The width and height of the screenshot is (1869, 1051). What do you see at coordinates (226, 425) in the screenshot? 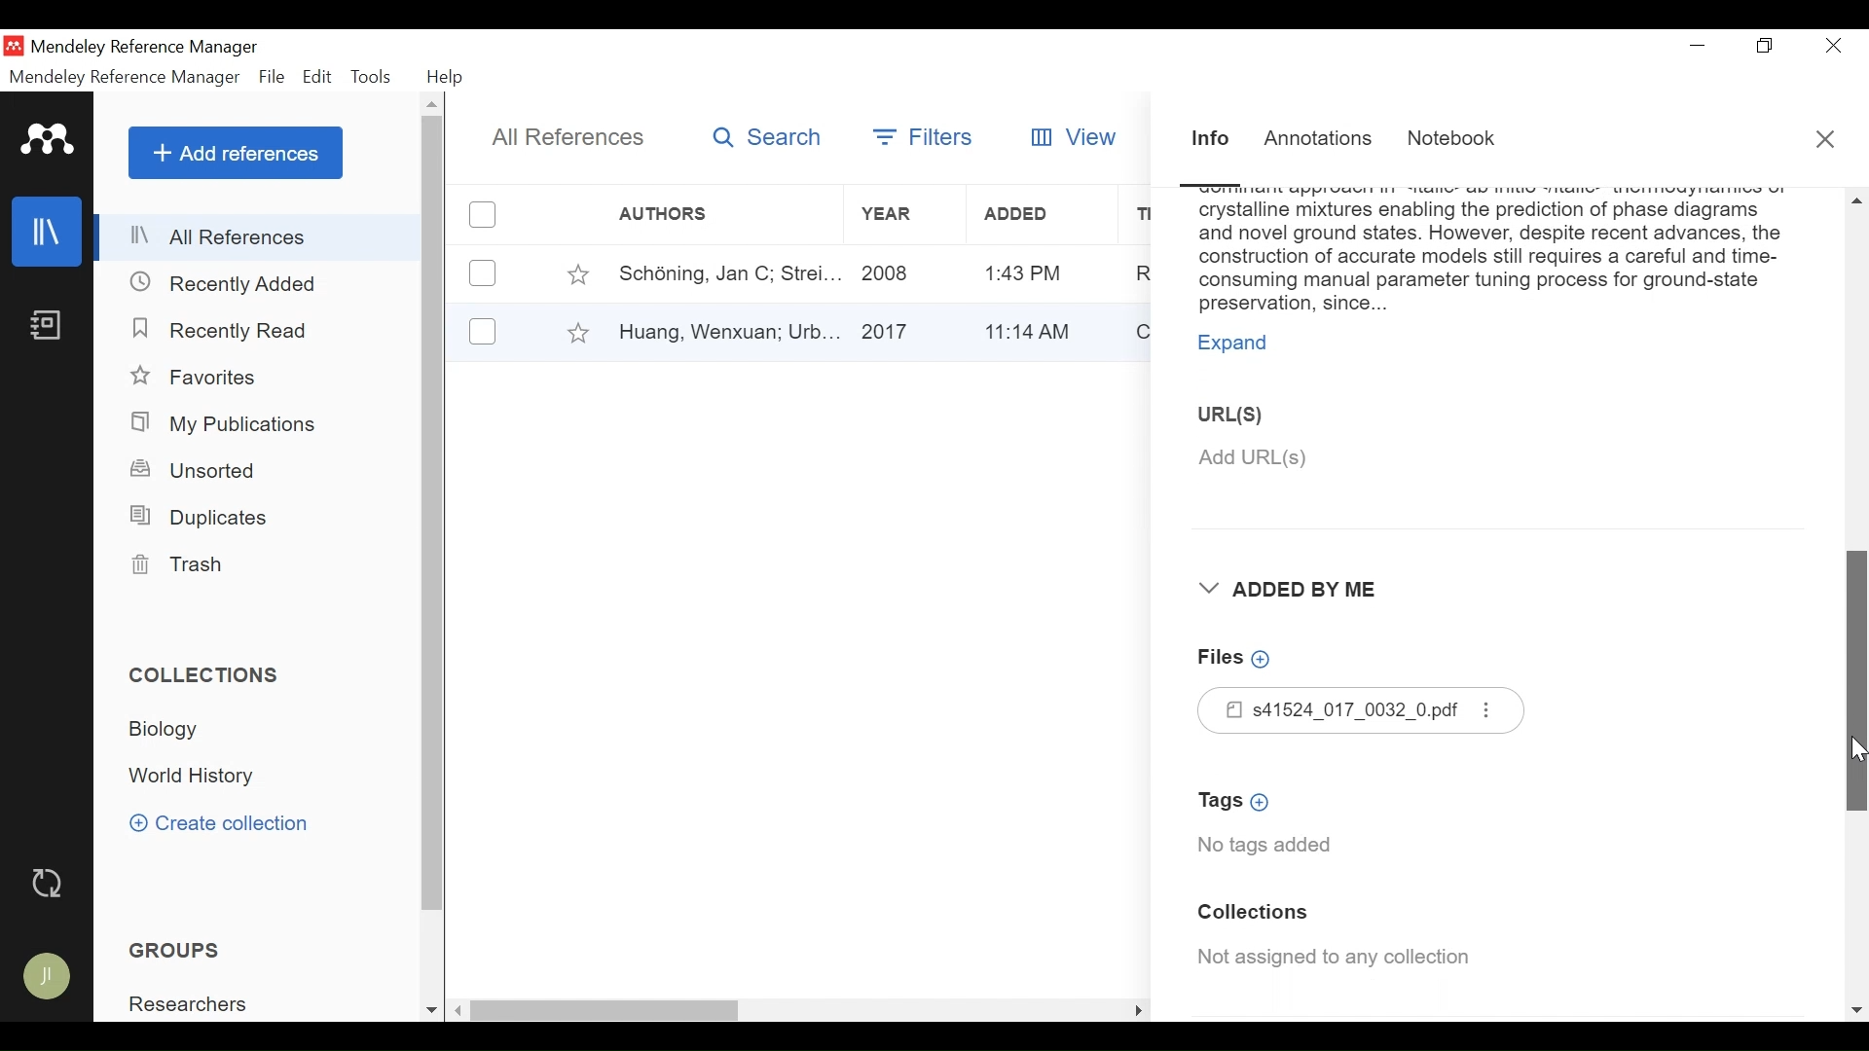
I see `My Publications` at bounding box center [226, 425].